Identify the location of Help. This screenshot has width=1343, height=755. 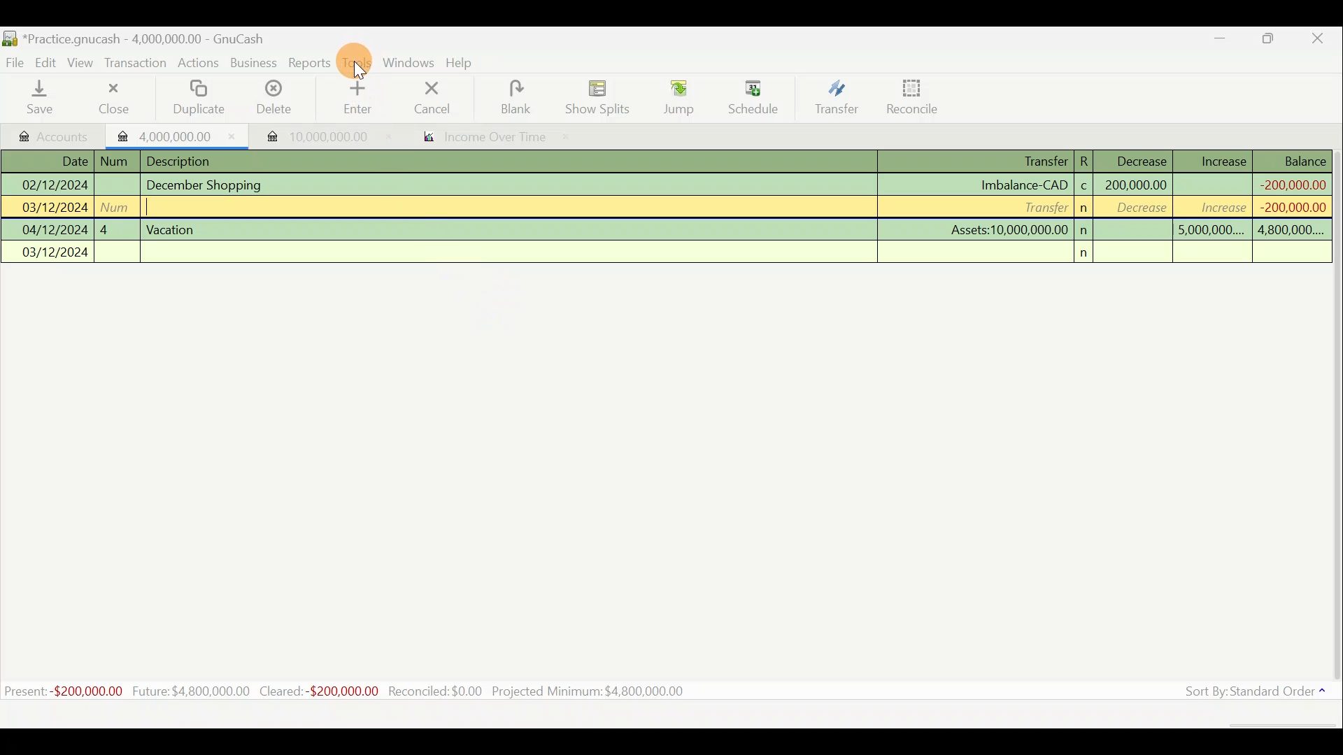
(464, 64).